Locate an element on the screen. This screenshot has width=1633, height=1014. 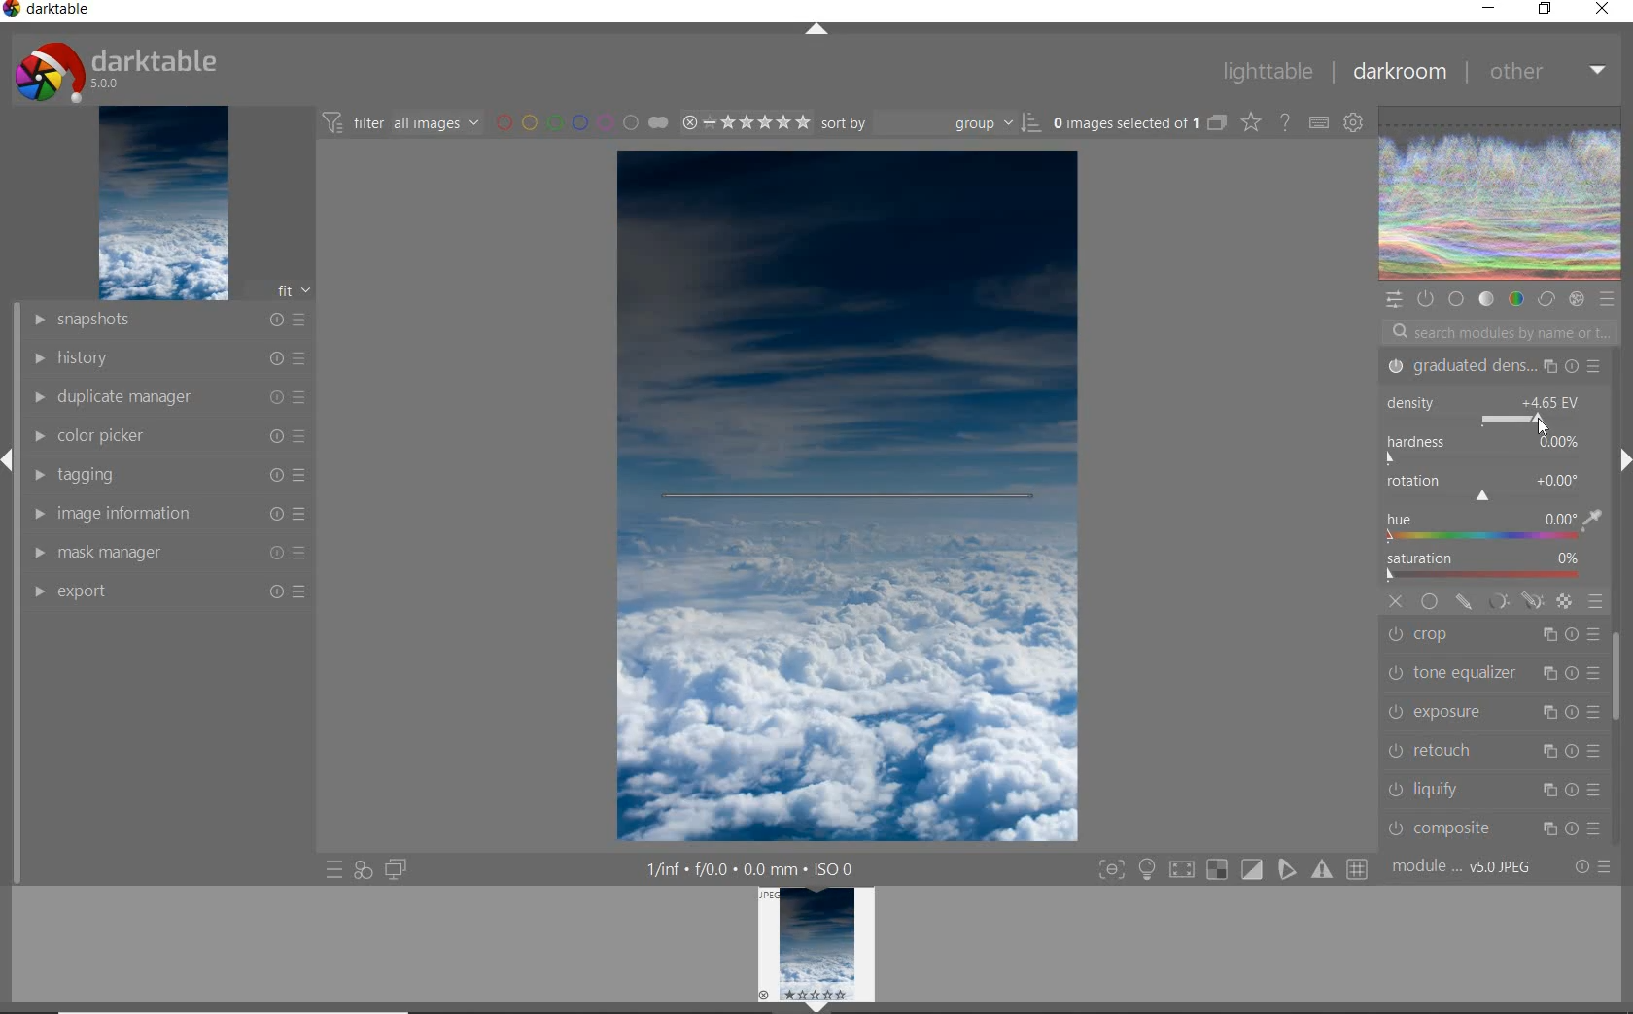
COLOR is located at coordinates (1515, 300).